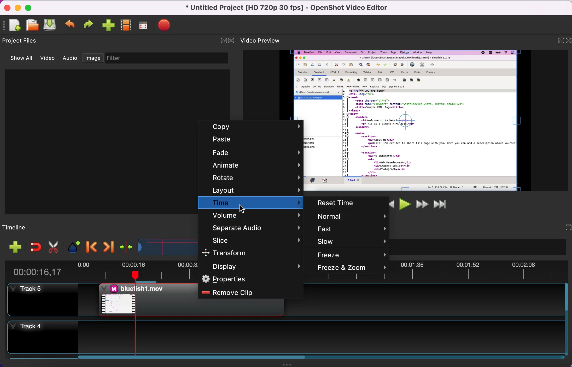  Describe the element at coordinates (109, 26) in the screenshot. I see `import files` at that location.